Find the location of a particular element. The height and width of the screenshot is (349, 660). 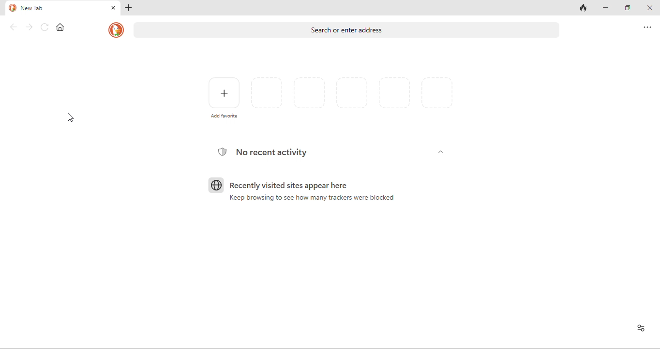

home is located at coordinates (60, 28).